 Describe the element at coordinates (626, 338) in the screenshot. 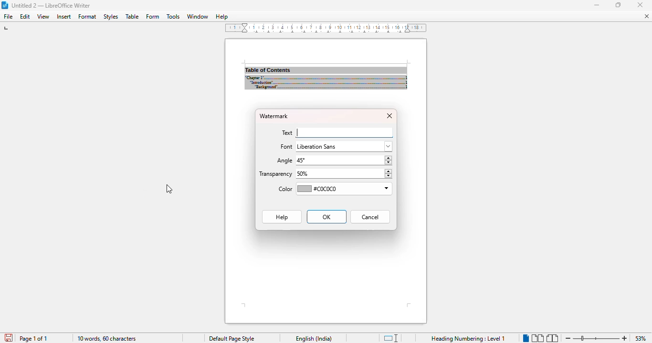

I see `zoom in` at that location.